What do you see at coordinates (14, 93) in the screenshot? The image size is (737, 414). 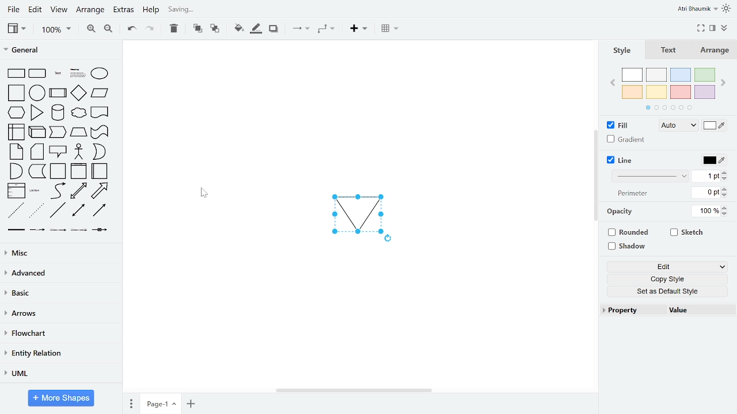 I see `square` at bounding box center [14, 93].